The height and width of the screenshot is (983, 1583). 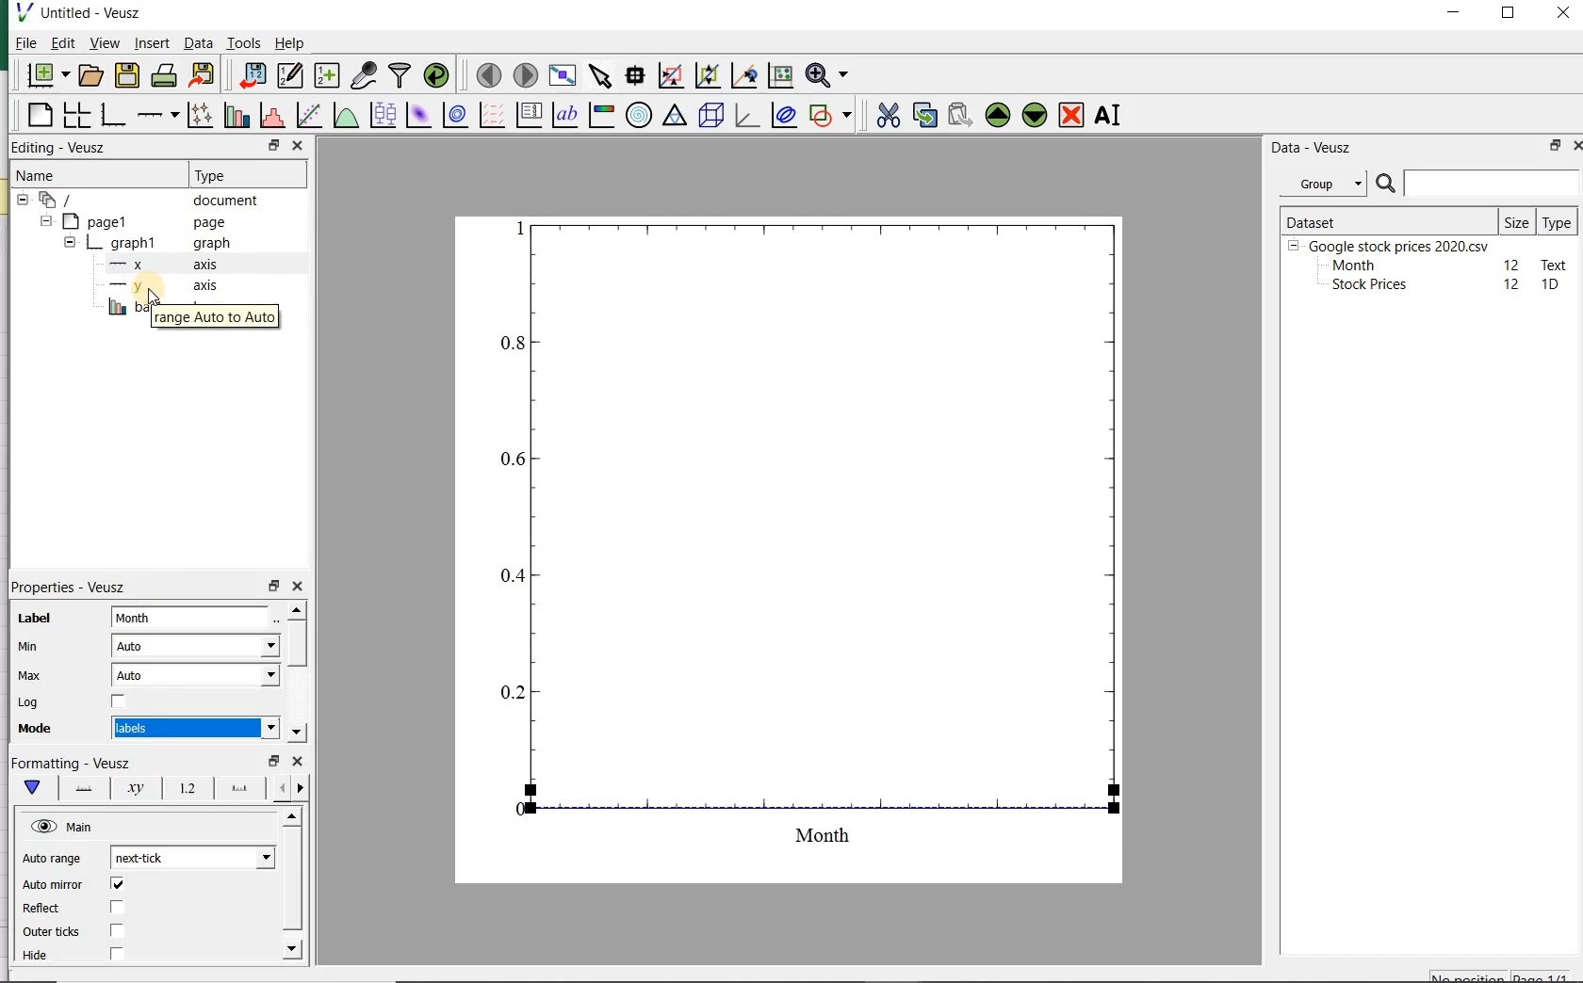 What do you see at coordinates (452, 117) in the screenshot?
I see `plot a 2d dataset as contours` at bounding box center [452, 117].